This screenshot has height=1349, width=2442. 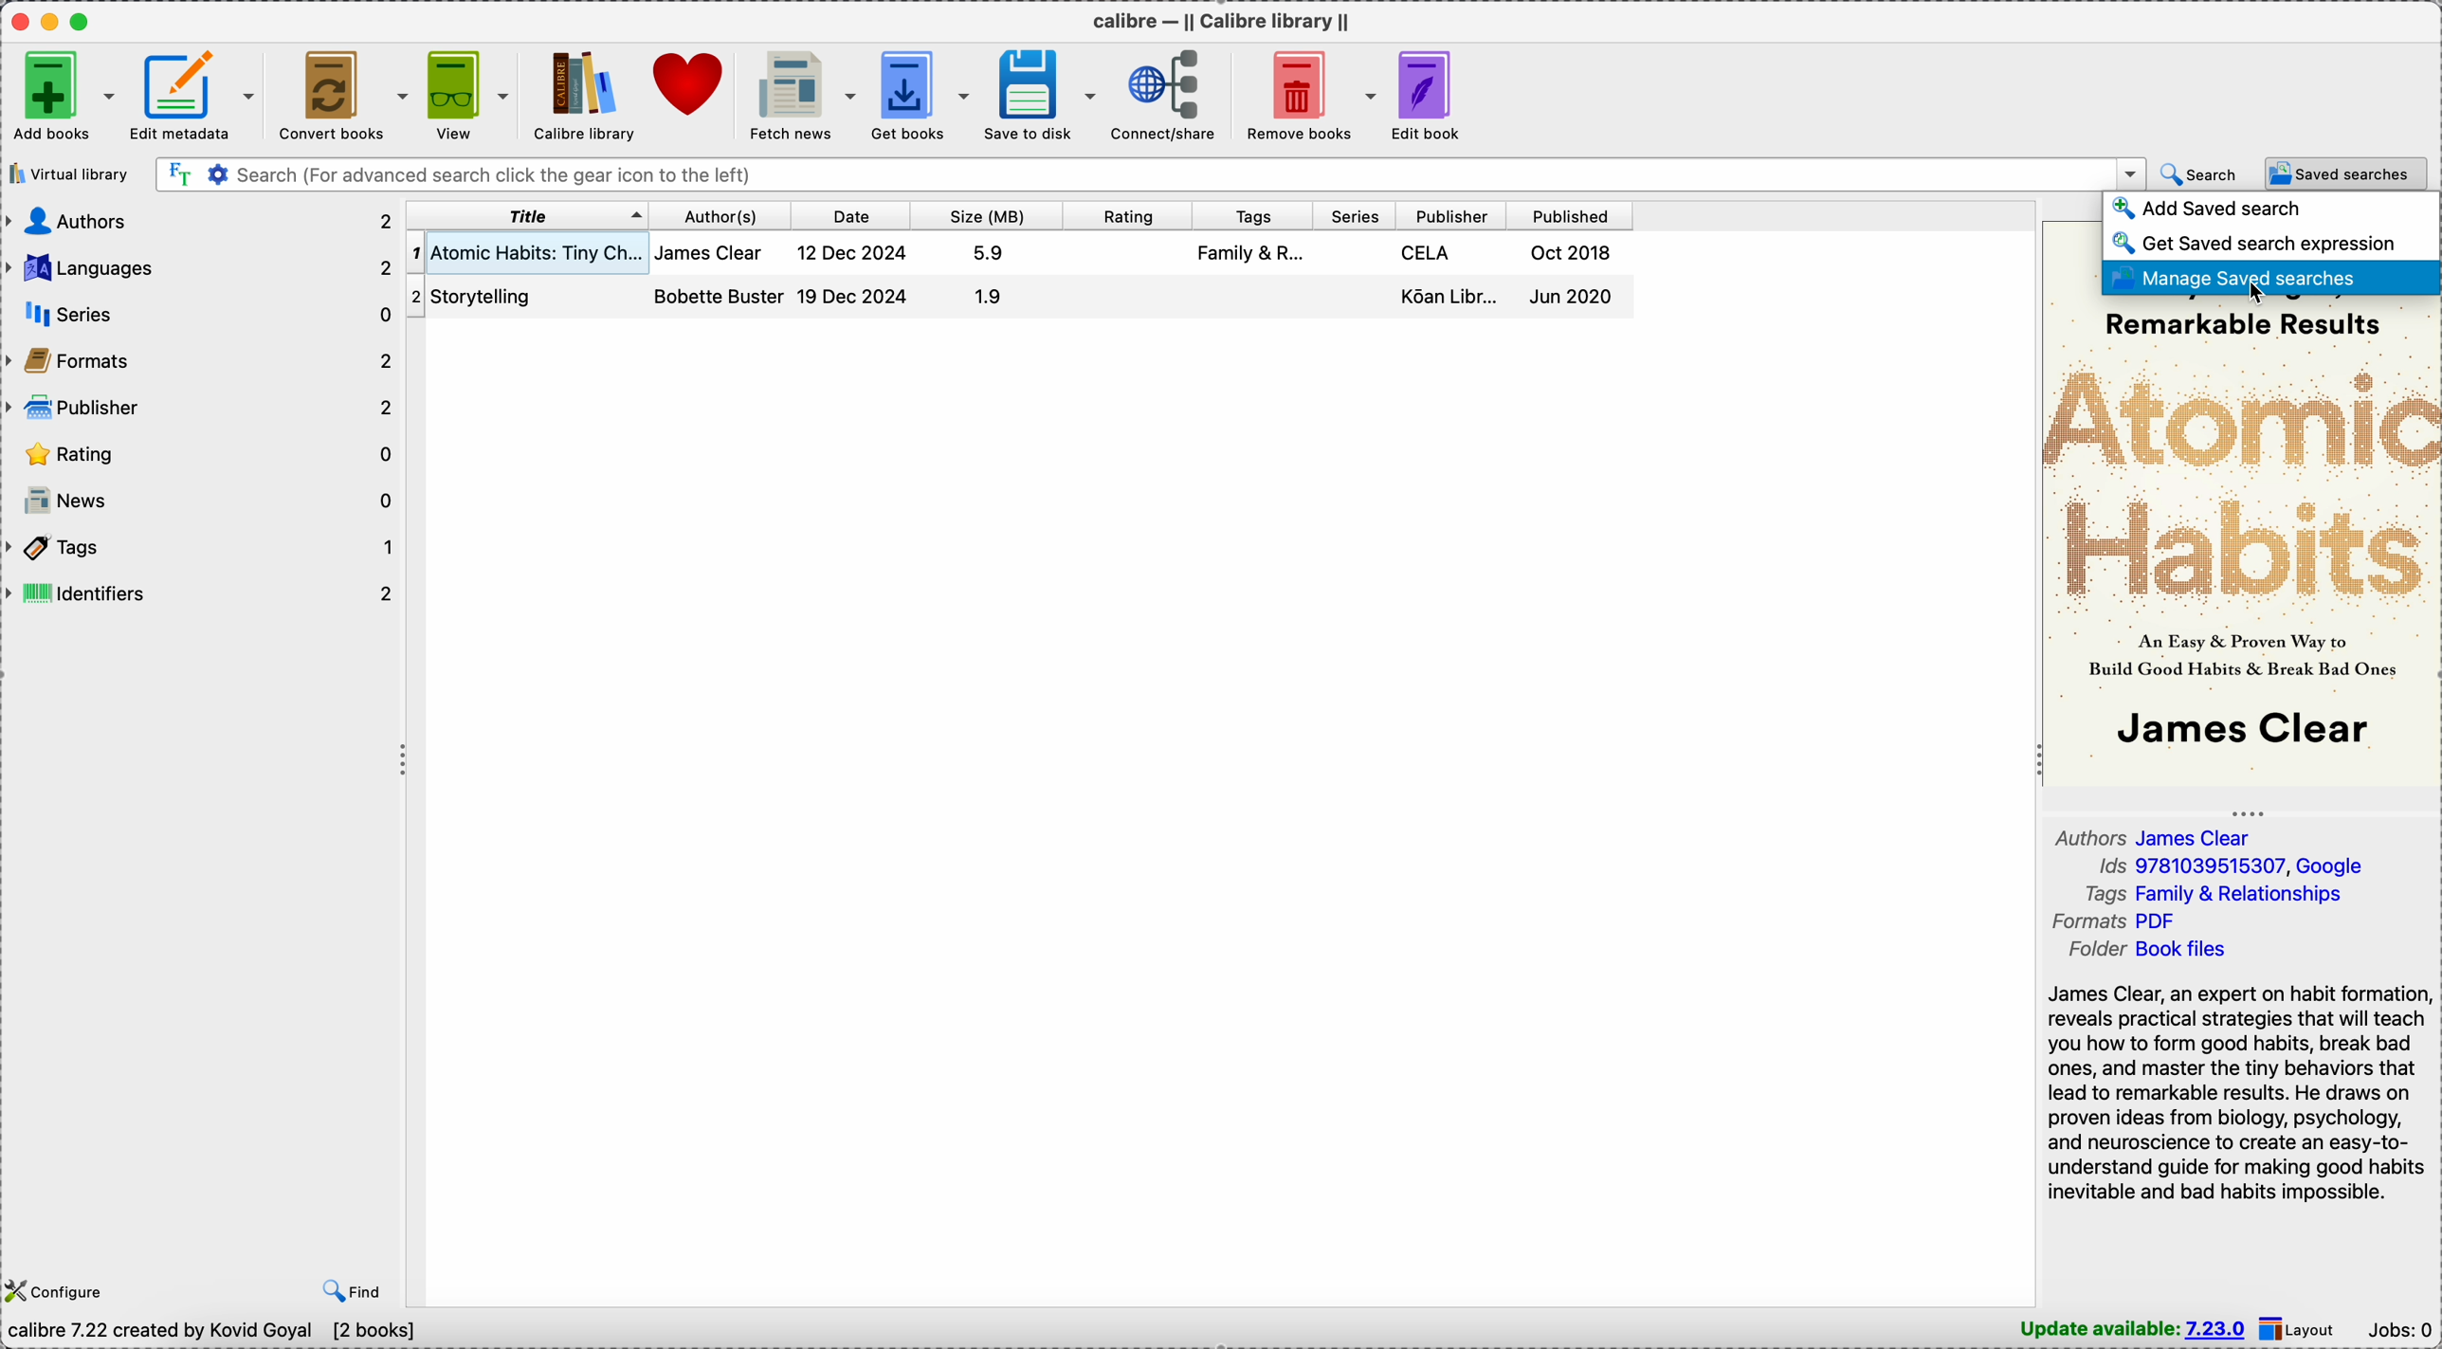 What do you see at coordinates (2252, 243) in the screenshot?
I see `get saved search expression` at bounding box center [2252, 243].